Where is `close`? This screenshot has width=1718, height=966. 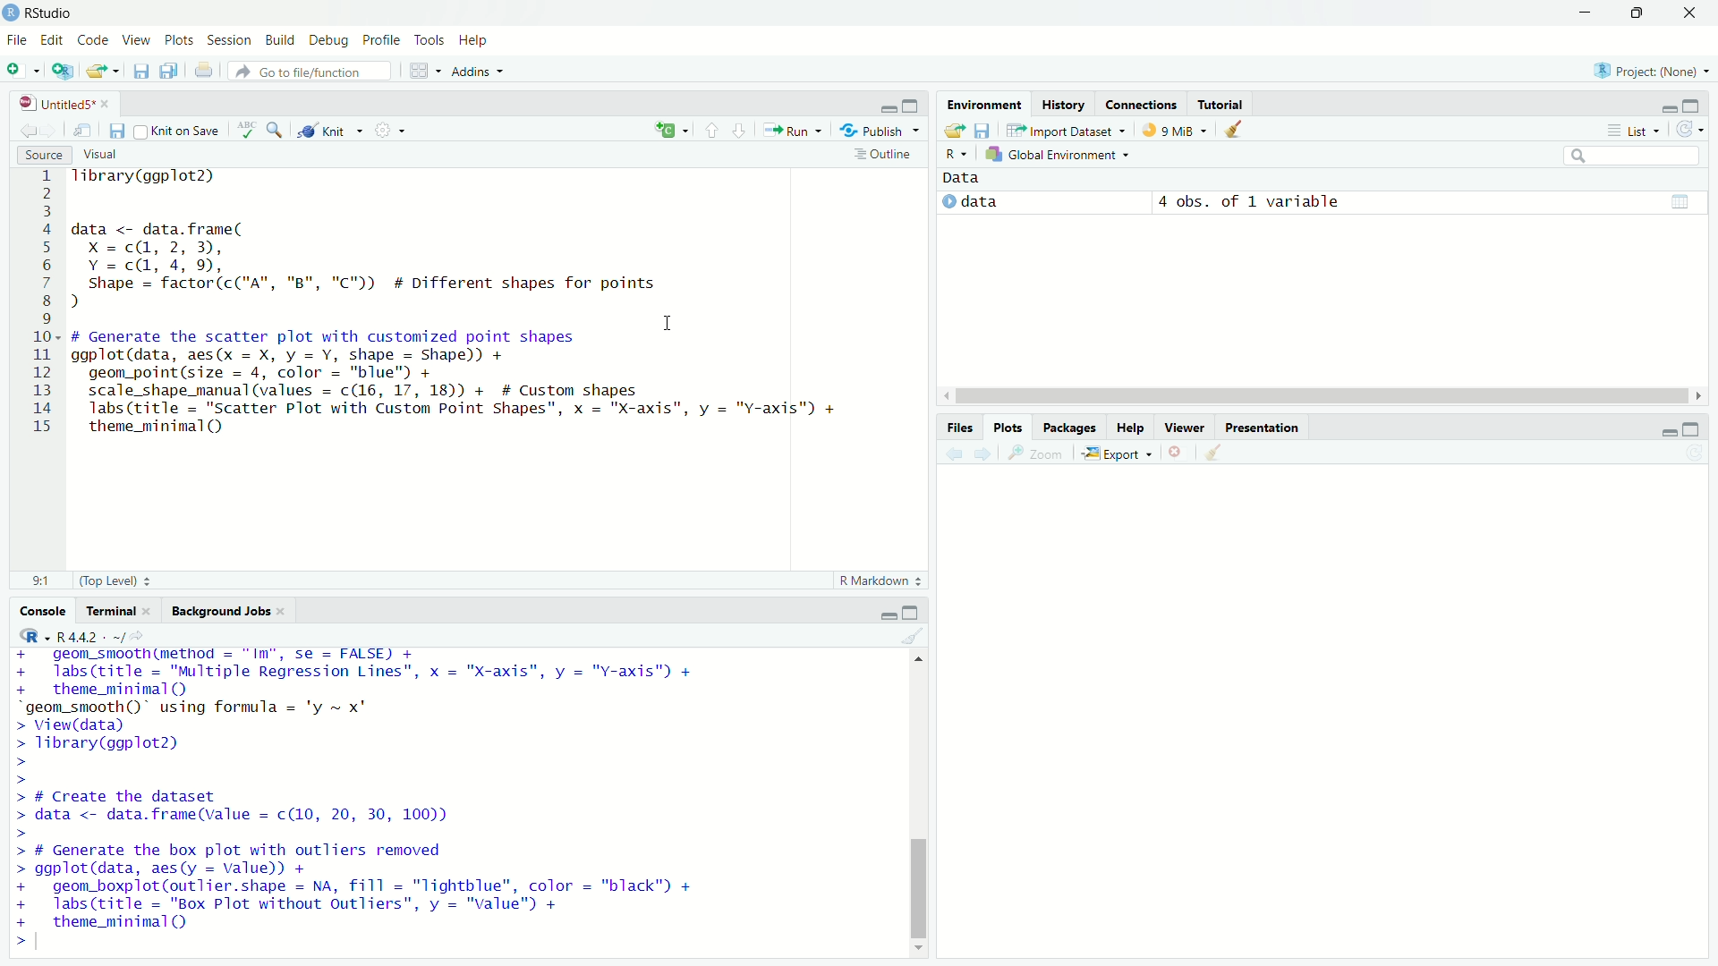 close is located at coordinates (1690, 13).